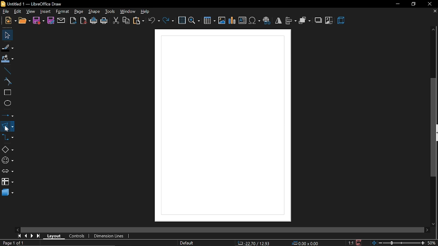 The height and width of the screenshot is (246, 438). What do you see at coordinates (341, 20) in the screenshot?
I see `3d effect` at bounding box center [341, 20].